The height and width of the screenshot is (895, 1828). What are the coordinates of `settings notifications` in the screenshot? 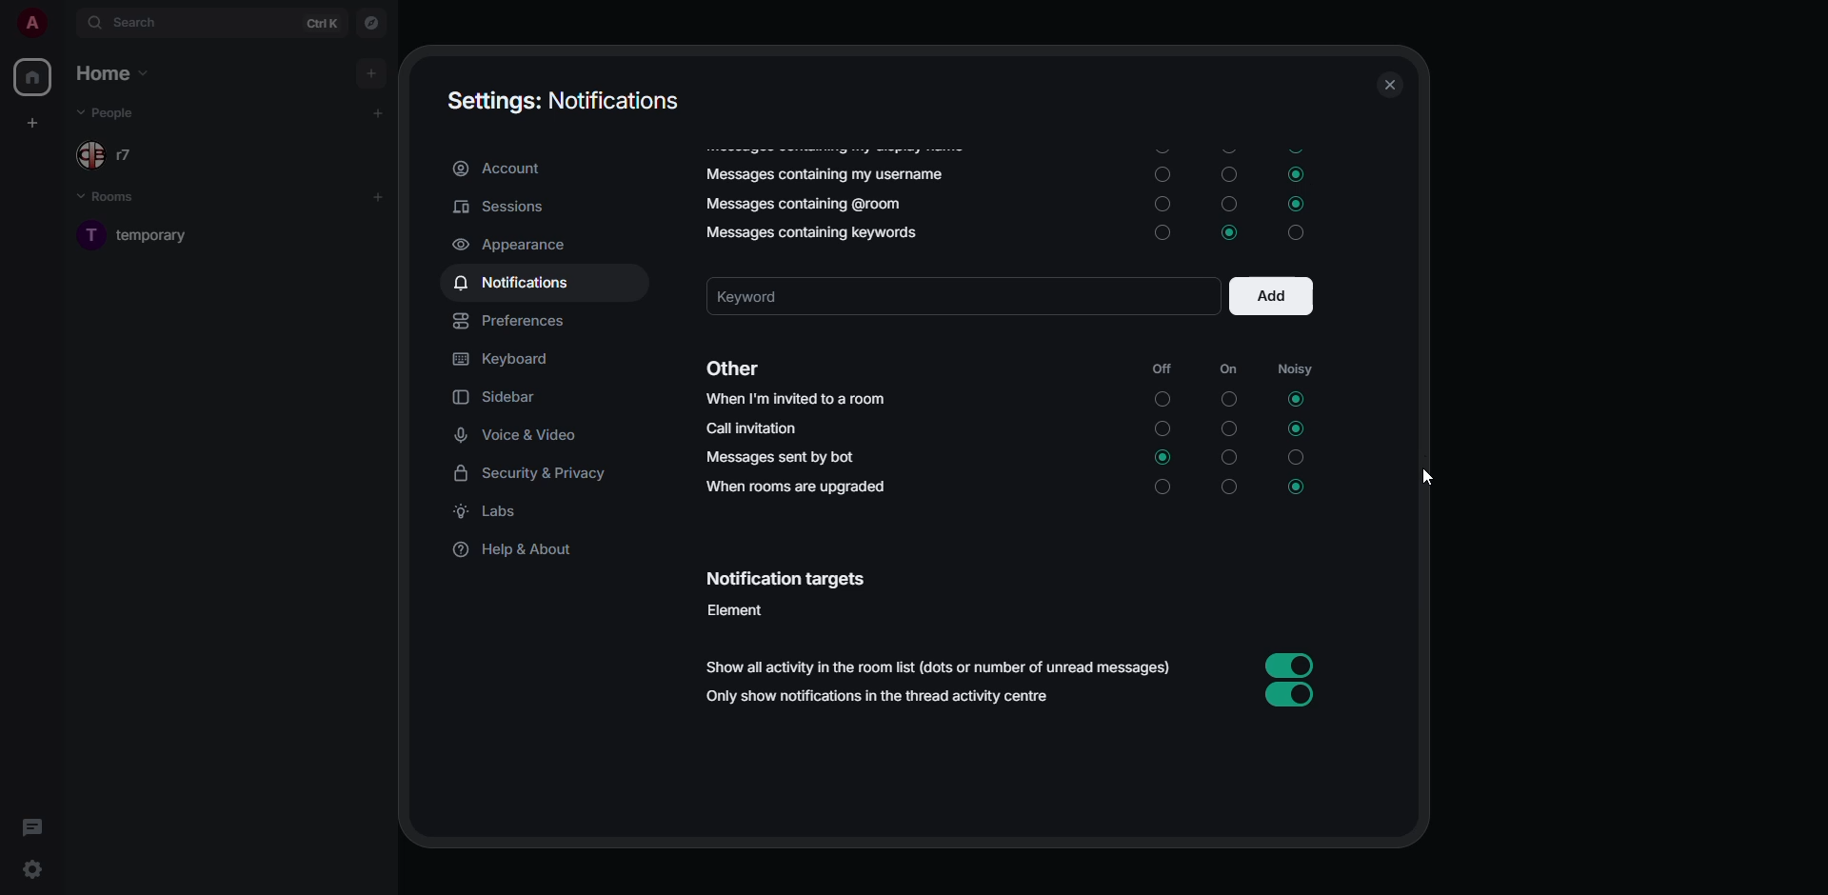 It's located at (566, 100).